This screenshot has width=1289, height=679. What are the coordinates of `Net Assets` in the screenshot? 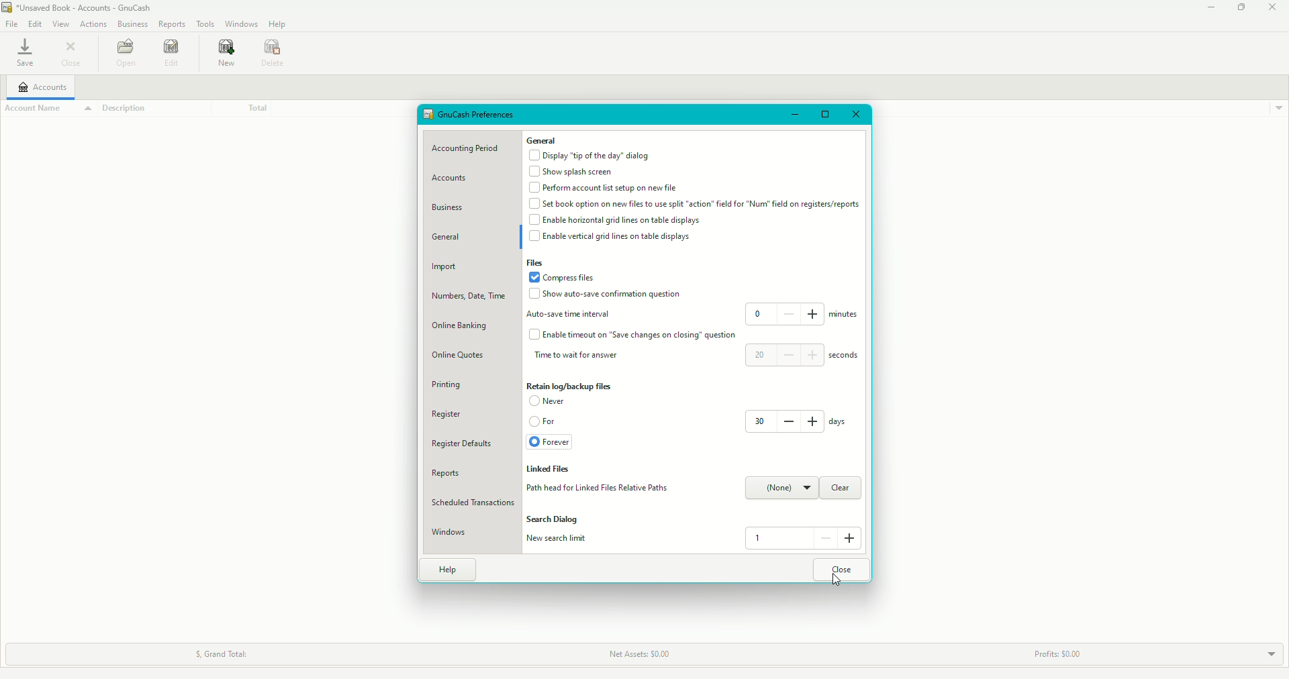 It's located at (636, 655).